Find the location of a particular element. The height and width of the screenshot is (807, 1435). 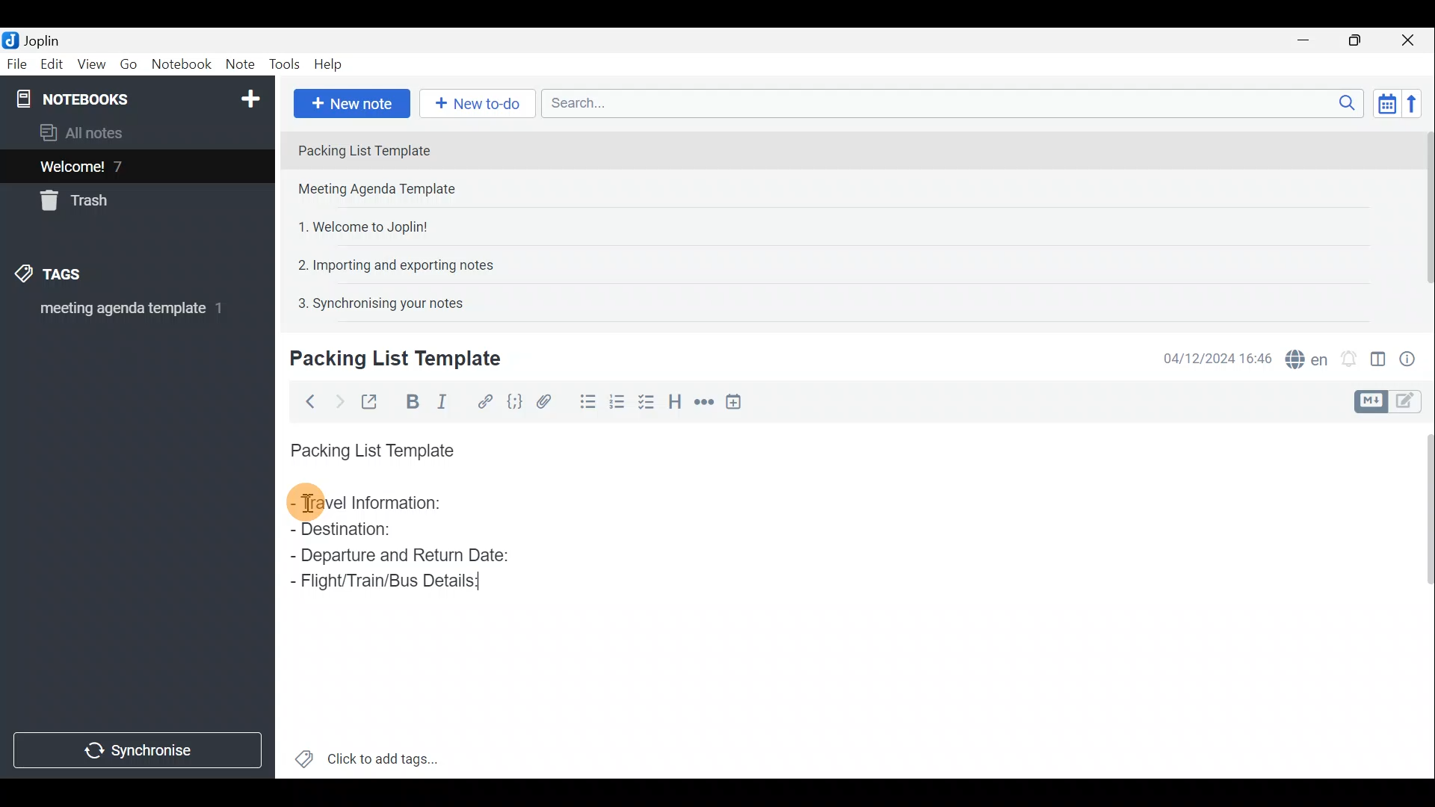

Heading is located at coordinates (676, 400).